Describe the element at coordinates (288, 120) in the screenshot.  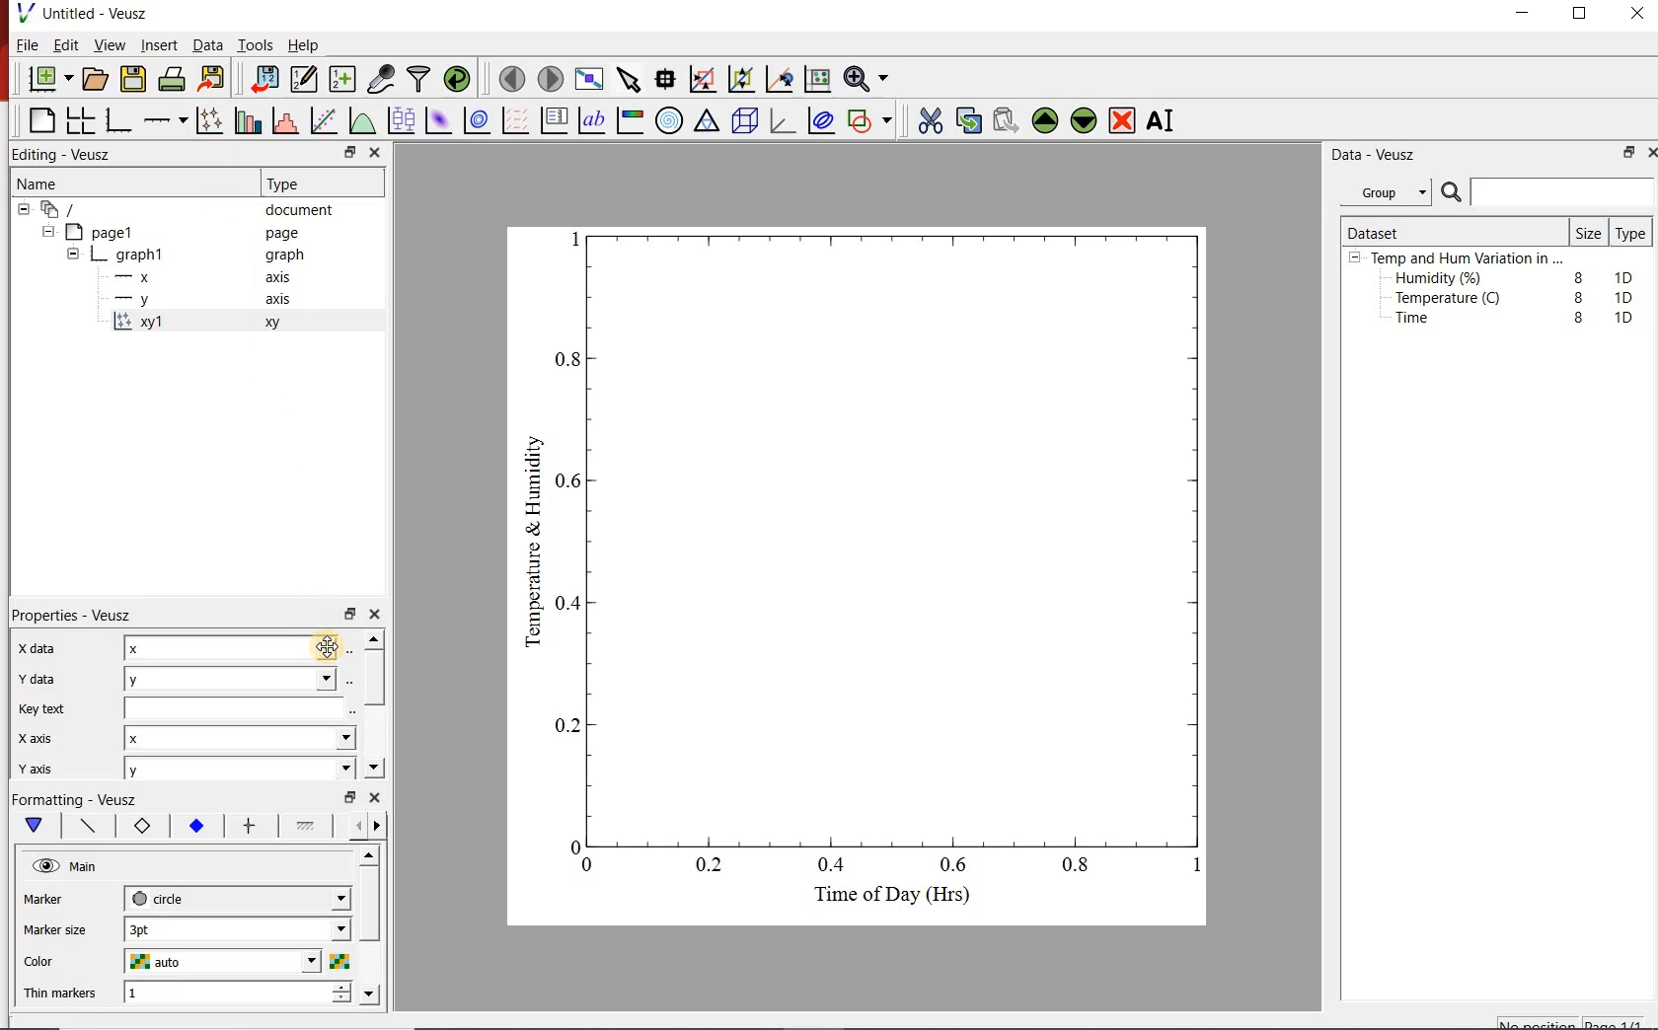
I see `histogram of a dataset` at that location.